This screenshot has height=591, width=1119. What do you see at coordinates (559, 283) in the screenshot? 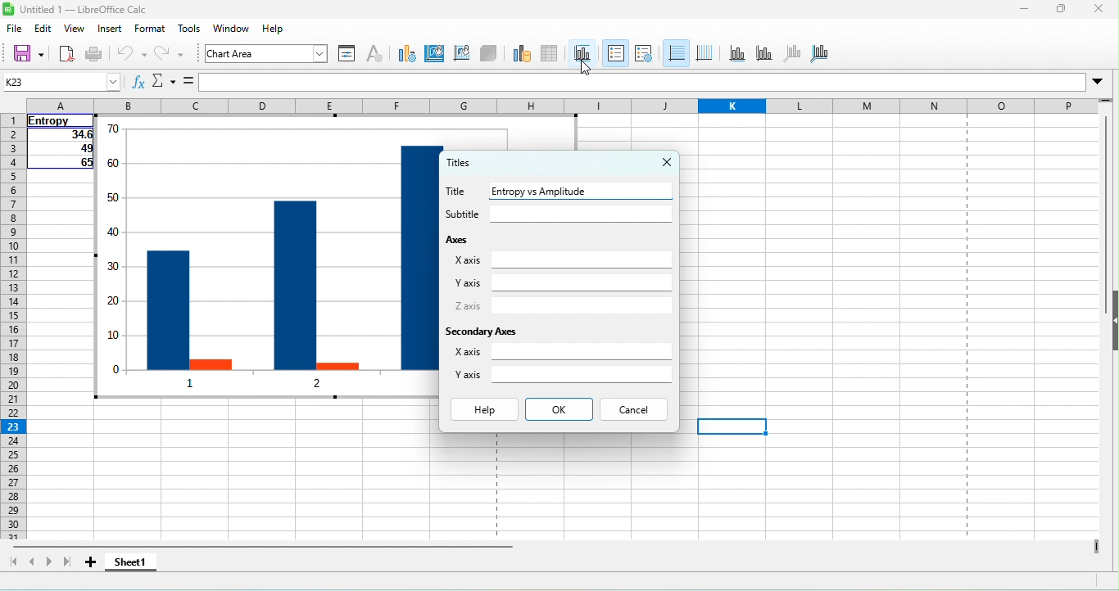
I see `y axis` at bounding box center [559, 283].